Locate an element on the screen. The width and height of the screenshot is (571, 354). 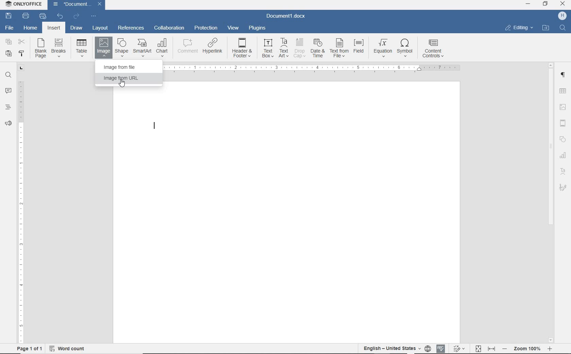
protection is located at coordinates (206, 29).